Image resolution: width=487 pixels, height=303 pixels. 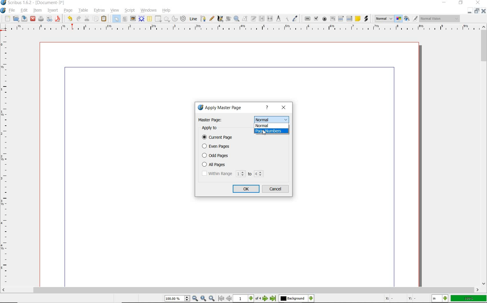 I want to click on render frame, so click(x=141, y=19).